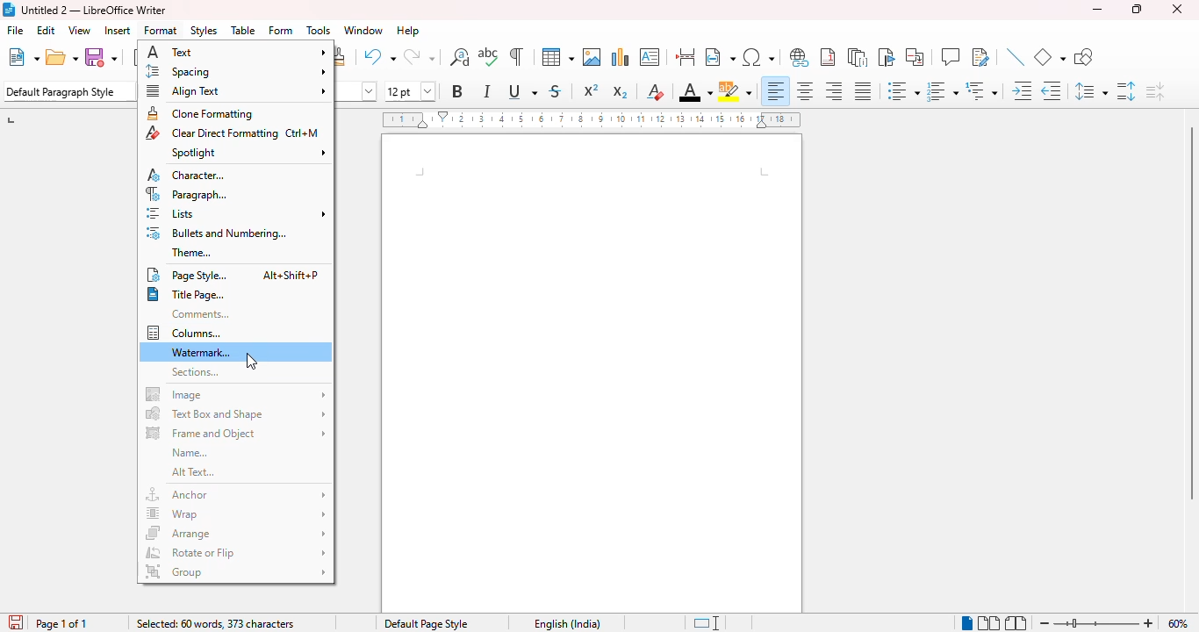  Describe the element at coordinates (190, 452) in the screenshot. I see `name` at that location.